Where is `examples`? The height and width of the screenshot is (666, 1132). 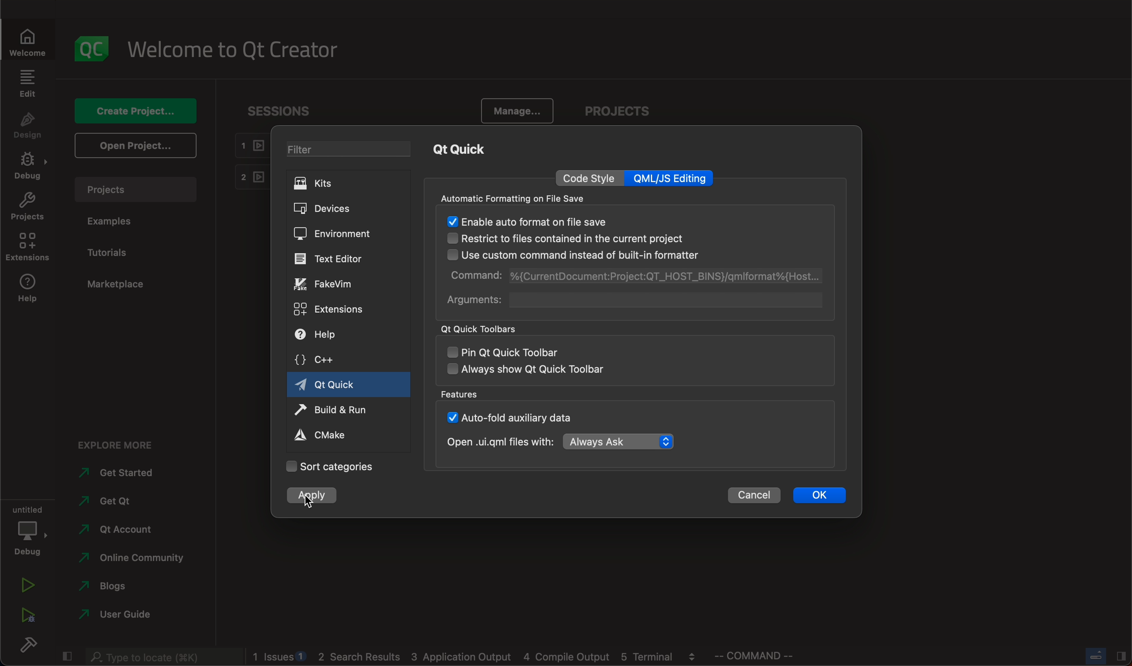
examples is located at coordinates (116, 222).